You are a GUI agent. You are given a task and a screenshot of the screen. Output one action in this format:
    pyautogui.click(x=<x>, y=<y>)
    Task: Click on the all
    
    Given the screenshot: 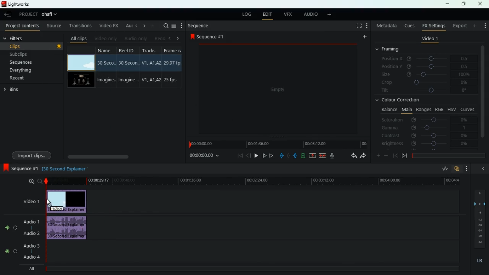 What is the action you would take?
    pyautogui.click(x=34, y=269)
    